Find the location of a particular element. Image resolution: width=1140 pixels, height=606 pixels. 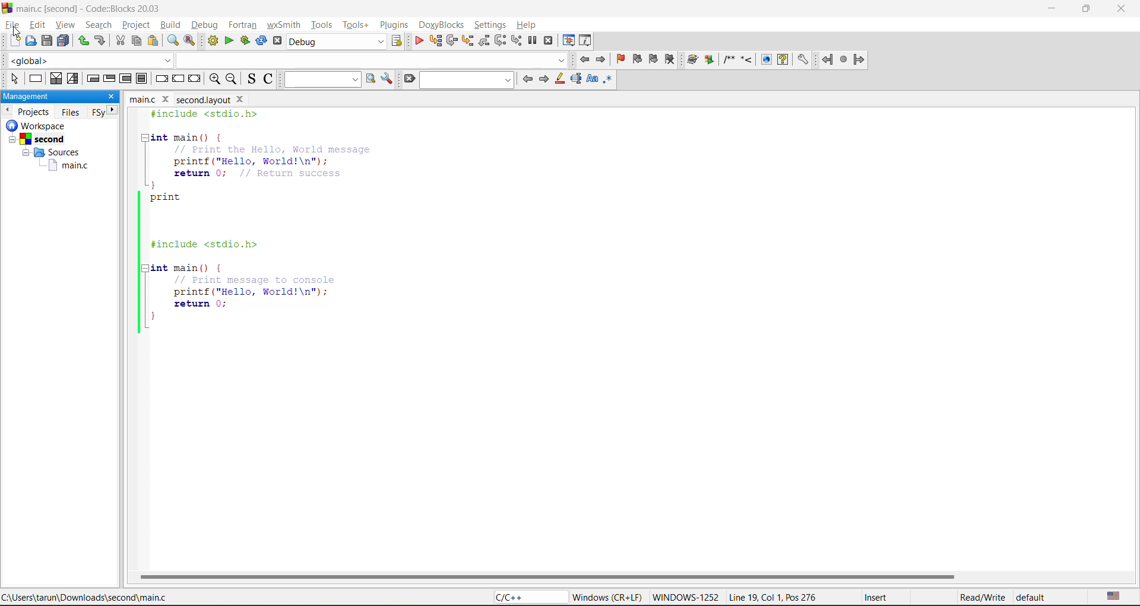

build is located at coordinates (172, 24).